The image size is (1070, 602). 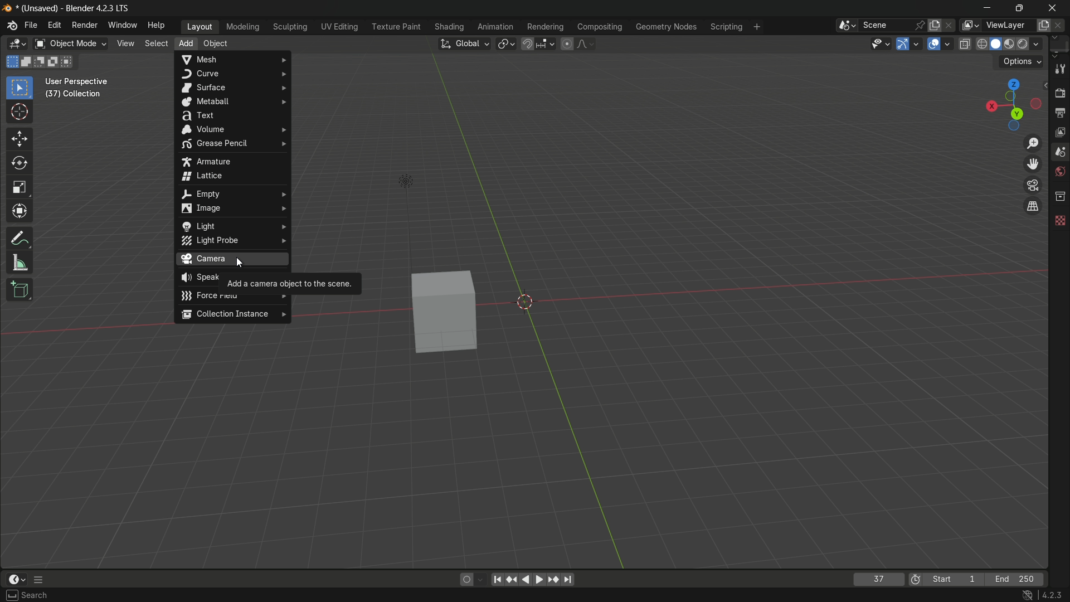 I want to click on layout menu, so click(x=198, y=26).